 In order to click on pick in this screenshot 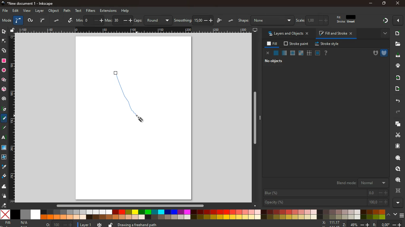, I will do `click(4, 109)`.